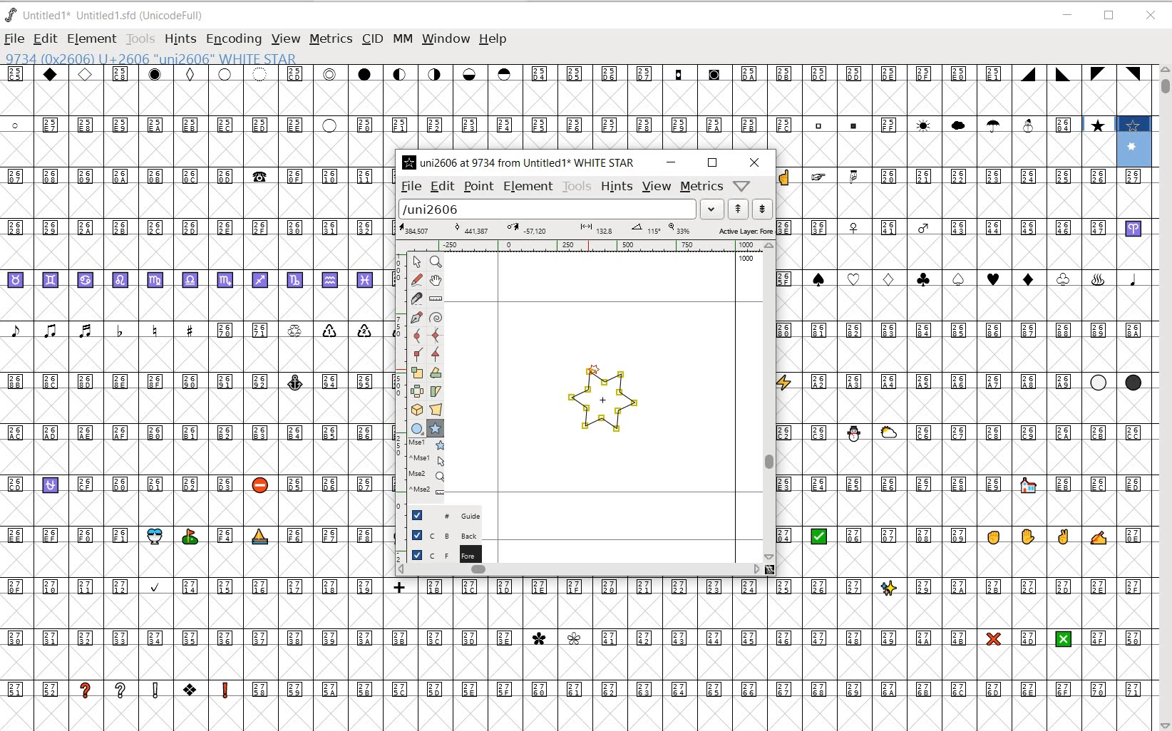 Image resolution: width=1172 pixels, height=731 pixels. What do you see at coordinates (964, 295) in the screenshot?
I see `GLYPHY CHARACTERS & NUMBERS` at bounding box center [964, 295].